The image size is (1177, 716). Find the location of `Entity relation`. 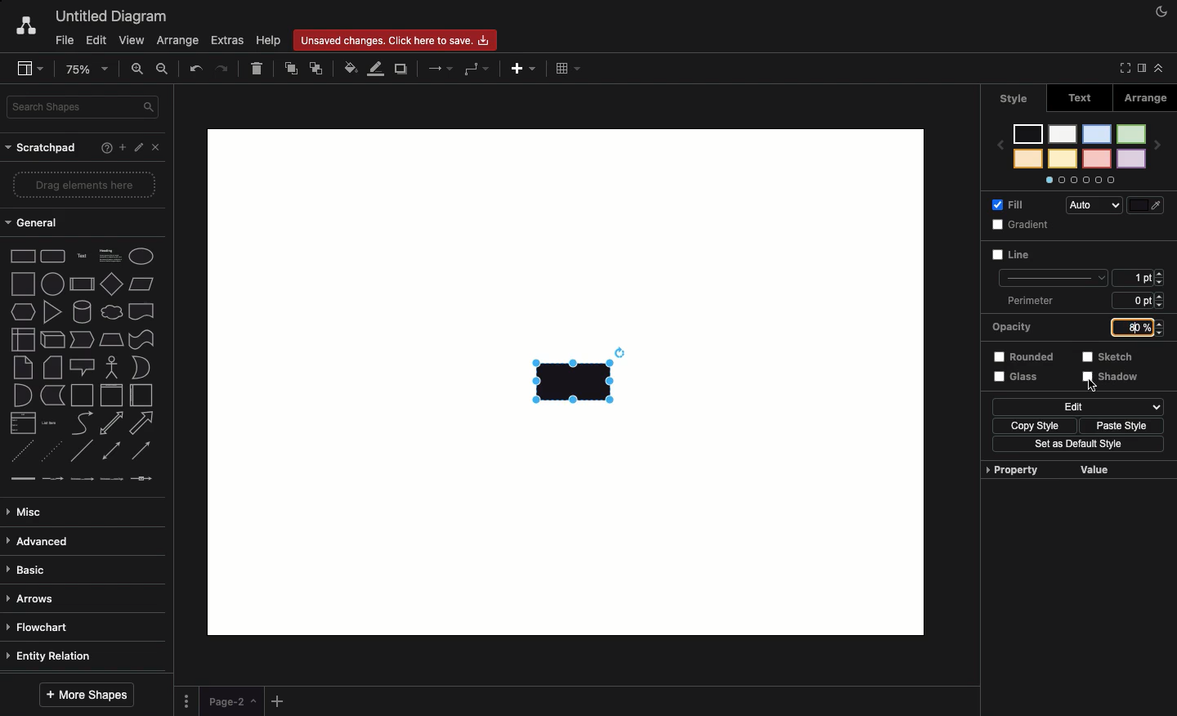

Entity relation is located at coordinates (51, 657).